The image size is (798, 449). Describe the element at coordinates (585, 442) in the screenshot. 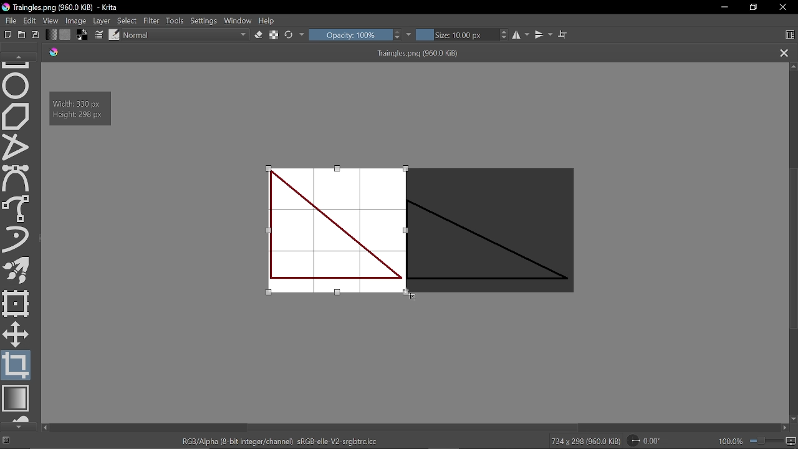

I see `734 x 298 (960.0 KiB)` at that location.